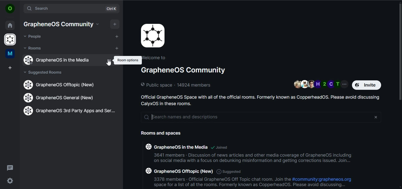 This screenshot has width=402, height=189. I want to click on search, so click(64, 9).